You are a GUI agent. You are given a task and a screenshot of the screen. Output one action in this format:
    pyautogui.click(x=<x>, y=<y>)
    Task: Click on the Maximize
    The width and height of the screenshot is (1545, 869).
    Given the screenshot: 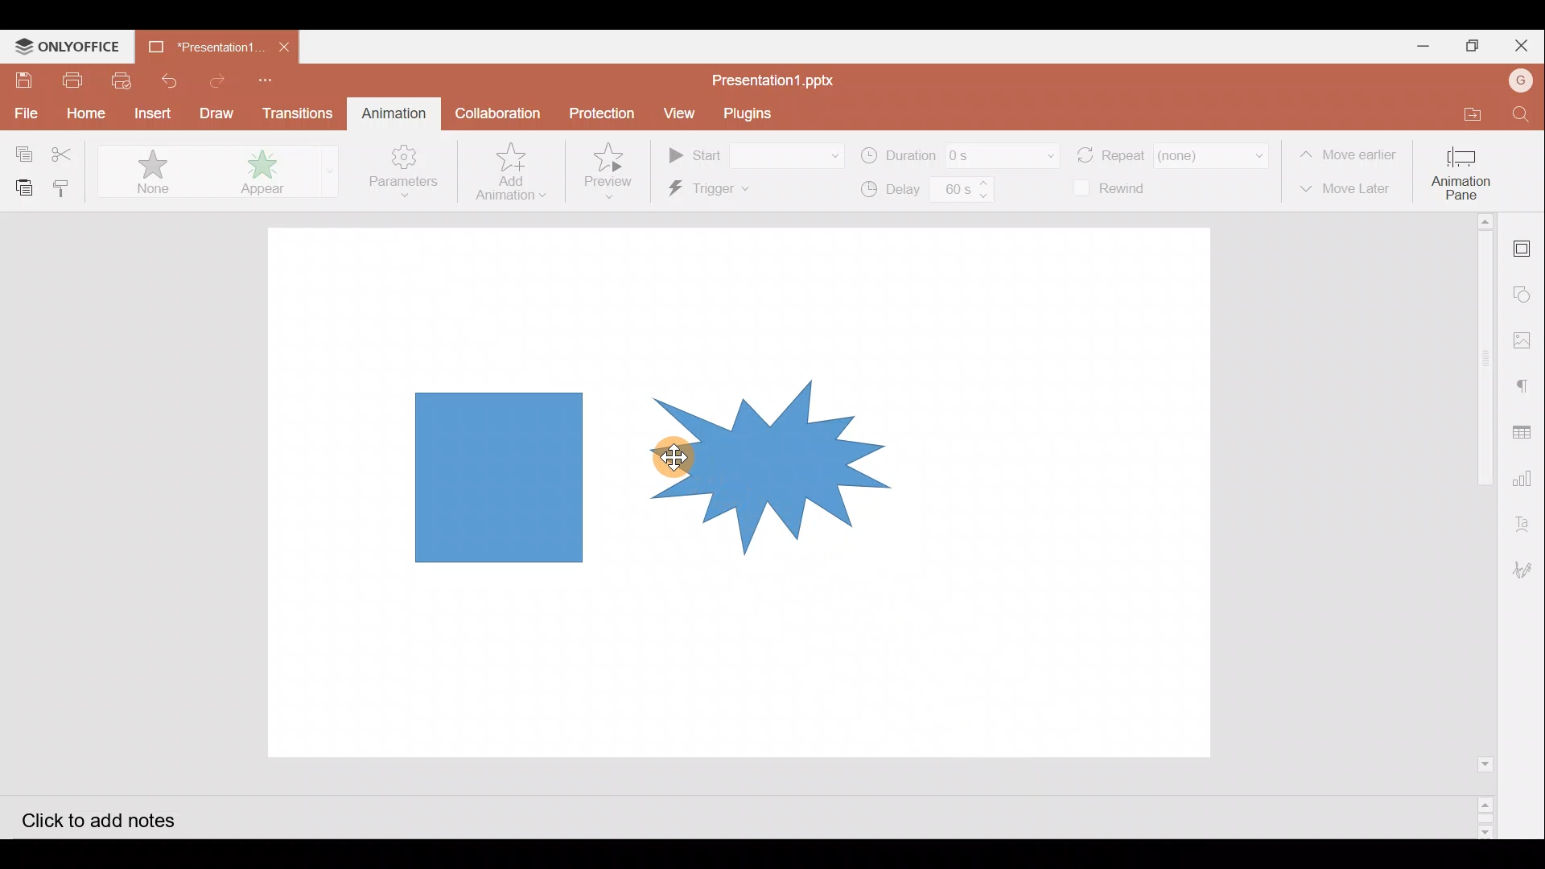 What is the action you would take?
    pyautogui.click(x=1472, y=45)
    